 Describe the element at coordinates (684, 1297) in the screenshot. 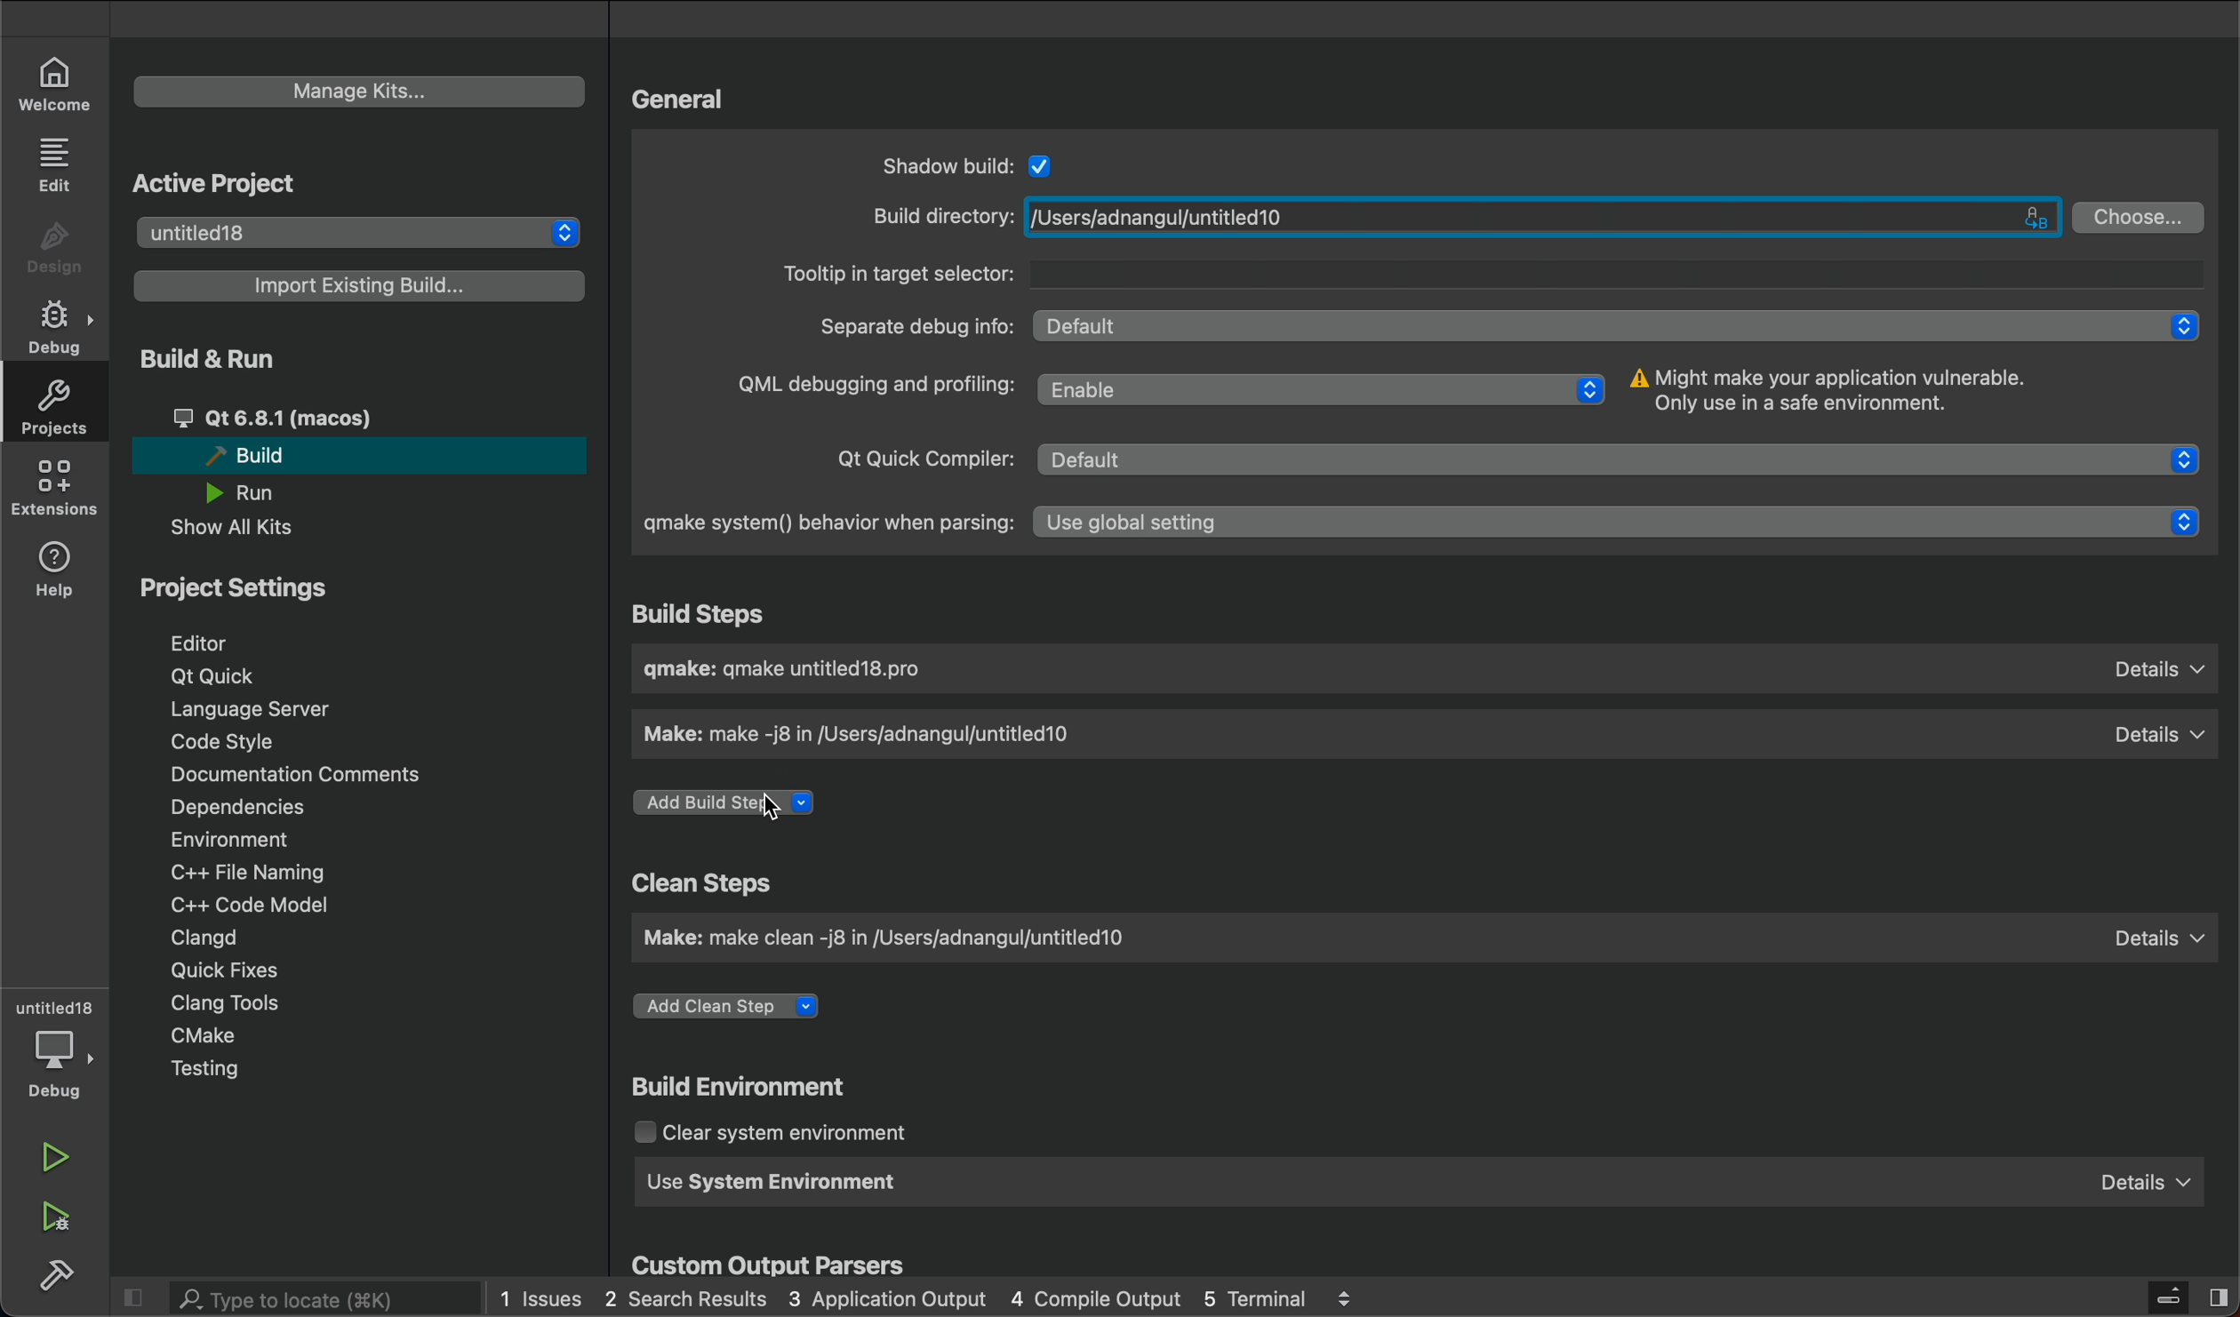

I see `2 Search Results` at that location.